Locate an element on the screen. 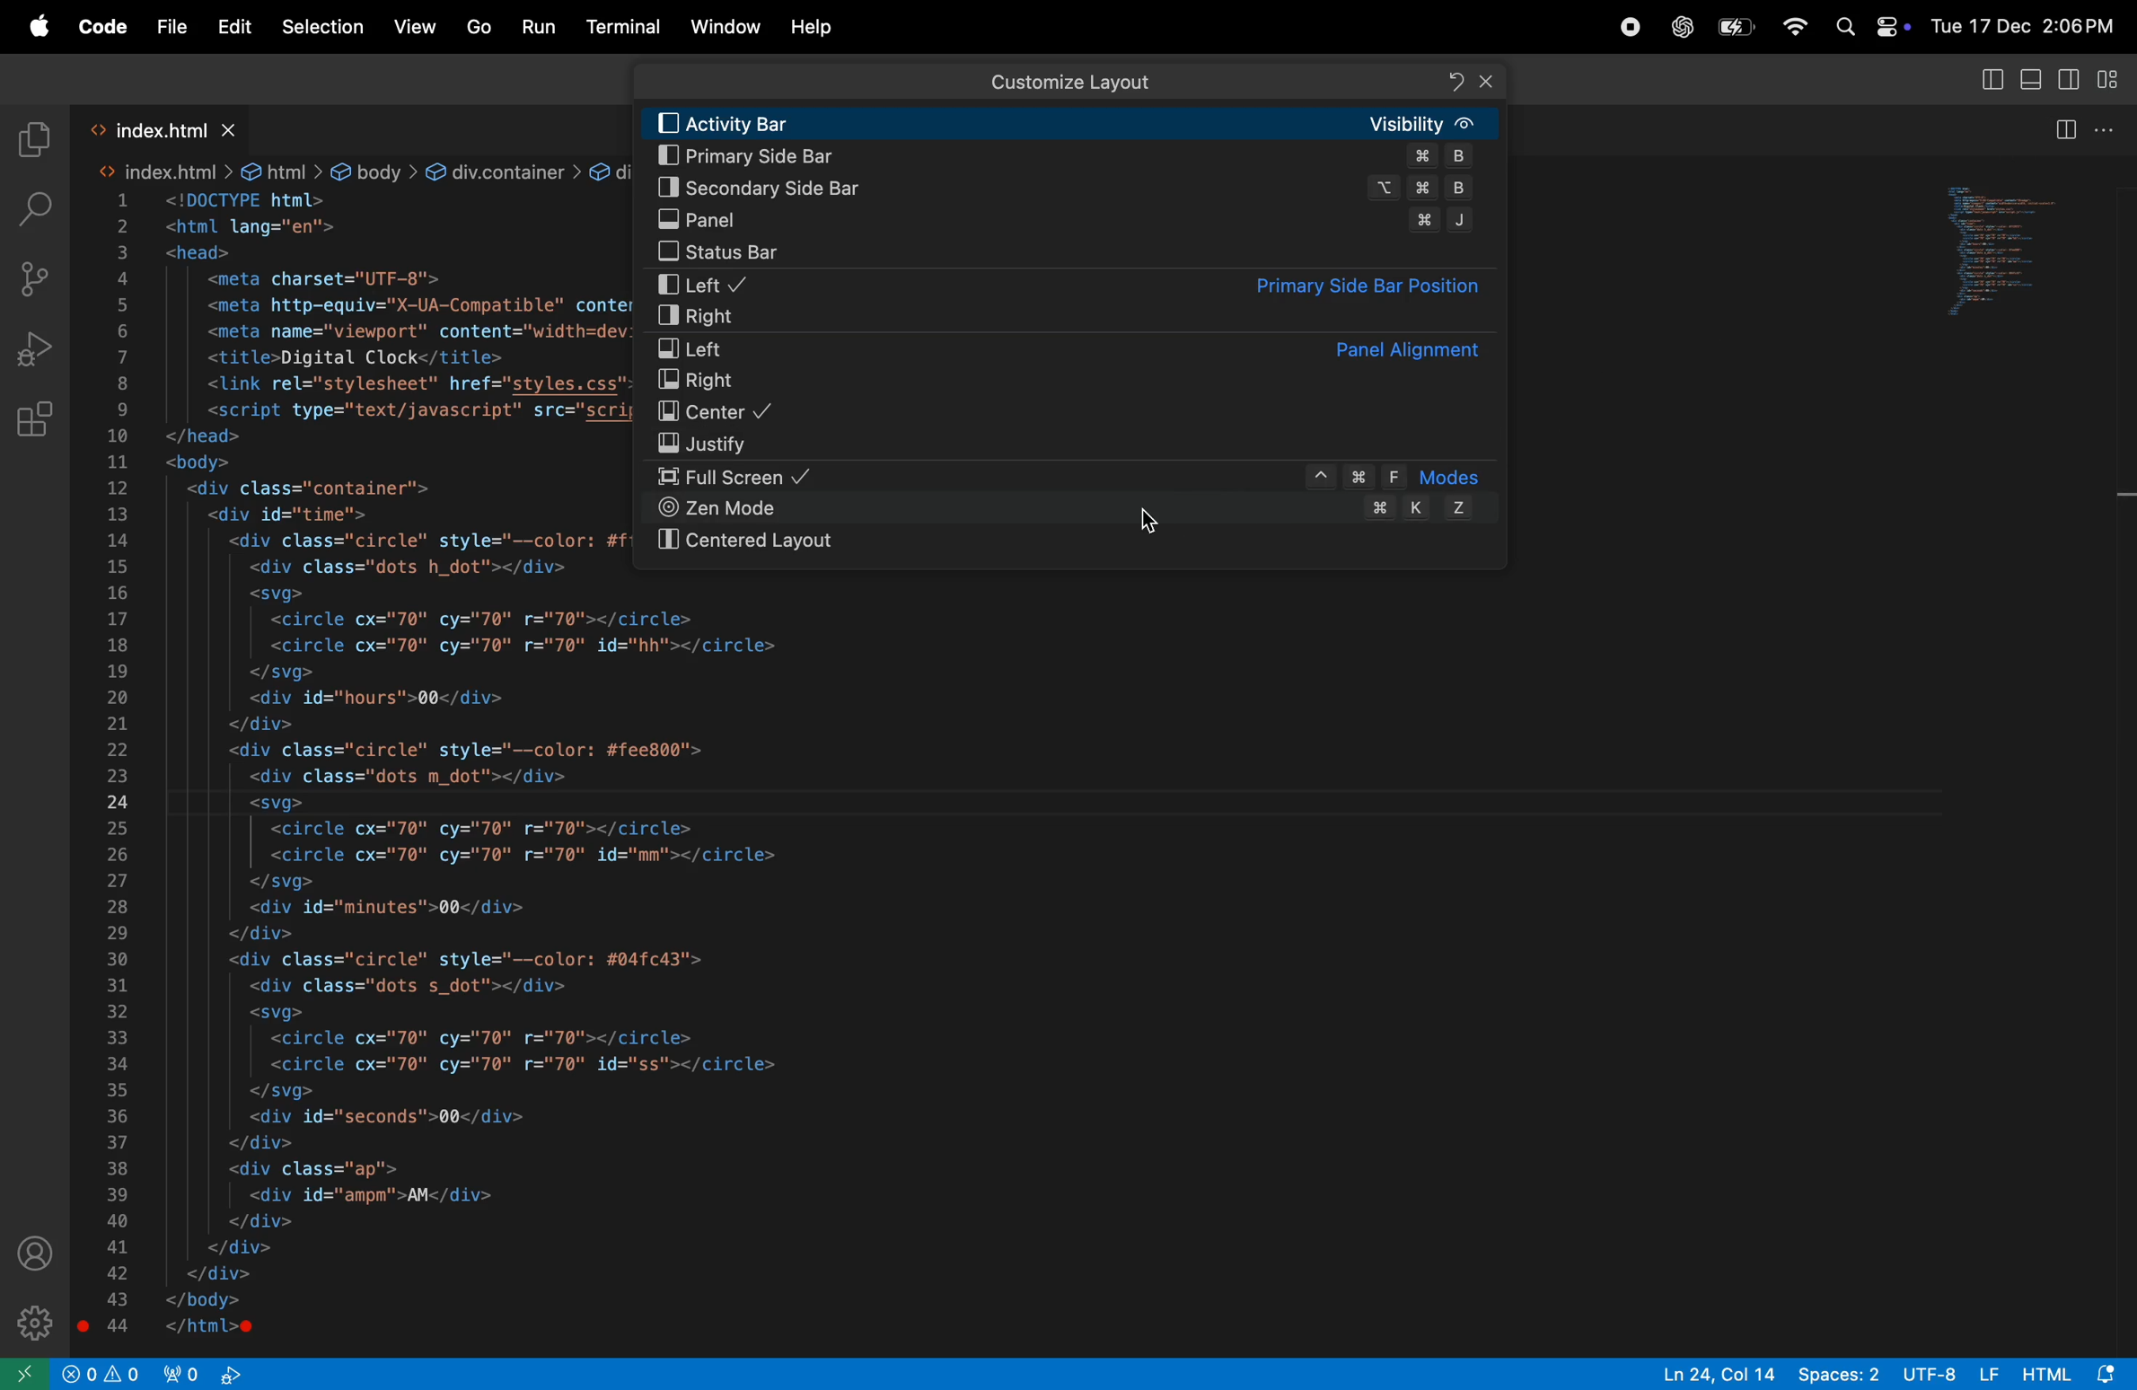 The height and width of the screenshot is (1390, 2137). center is located at coordinates (1077, 414).